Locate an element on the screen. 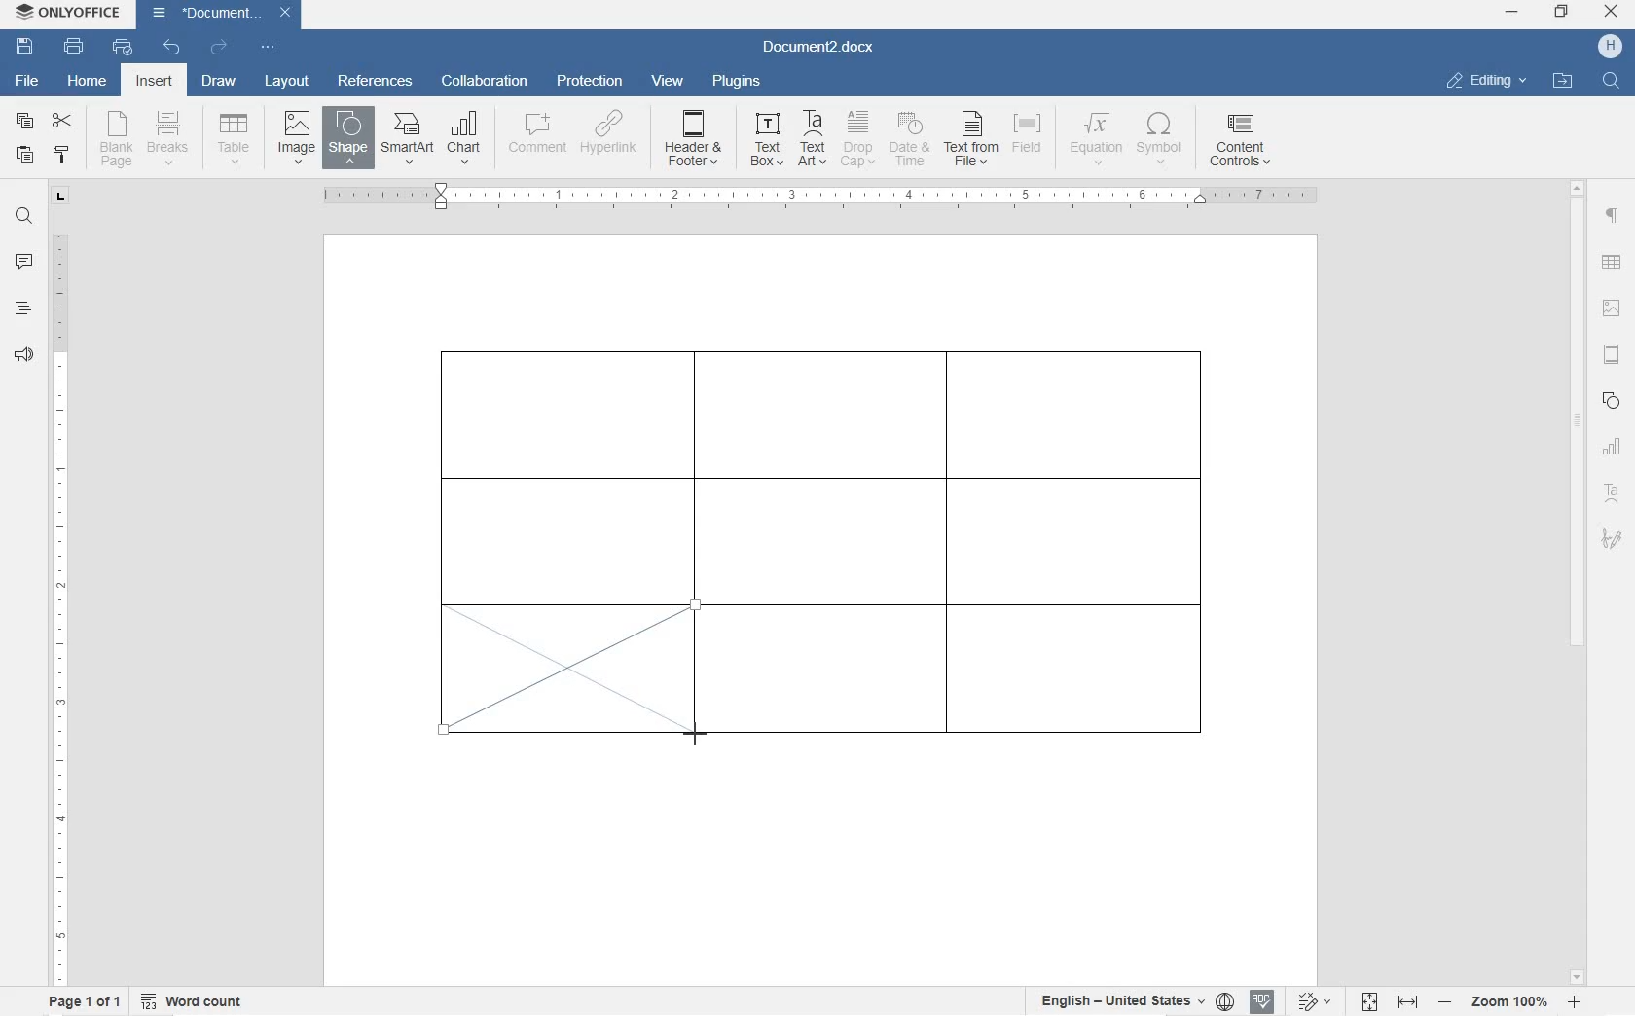 The image size is (1635, 1016). Document3.docx is located at coordinates (824, 49).